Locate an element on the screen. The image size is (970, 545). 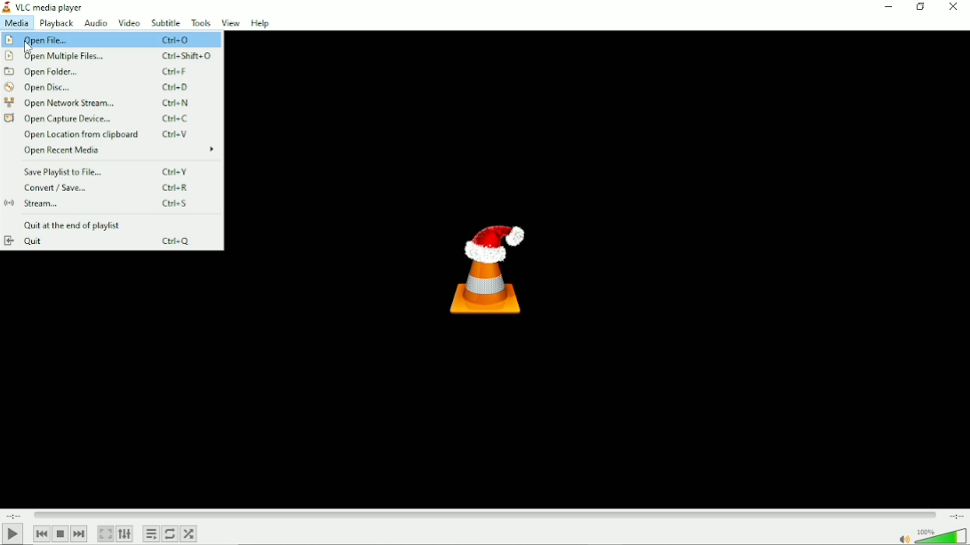
Minimize is located at coordinates (887, 7).